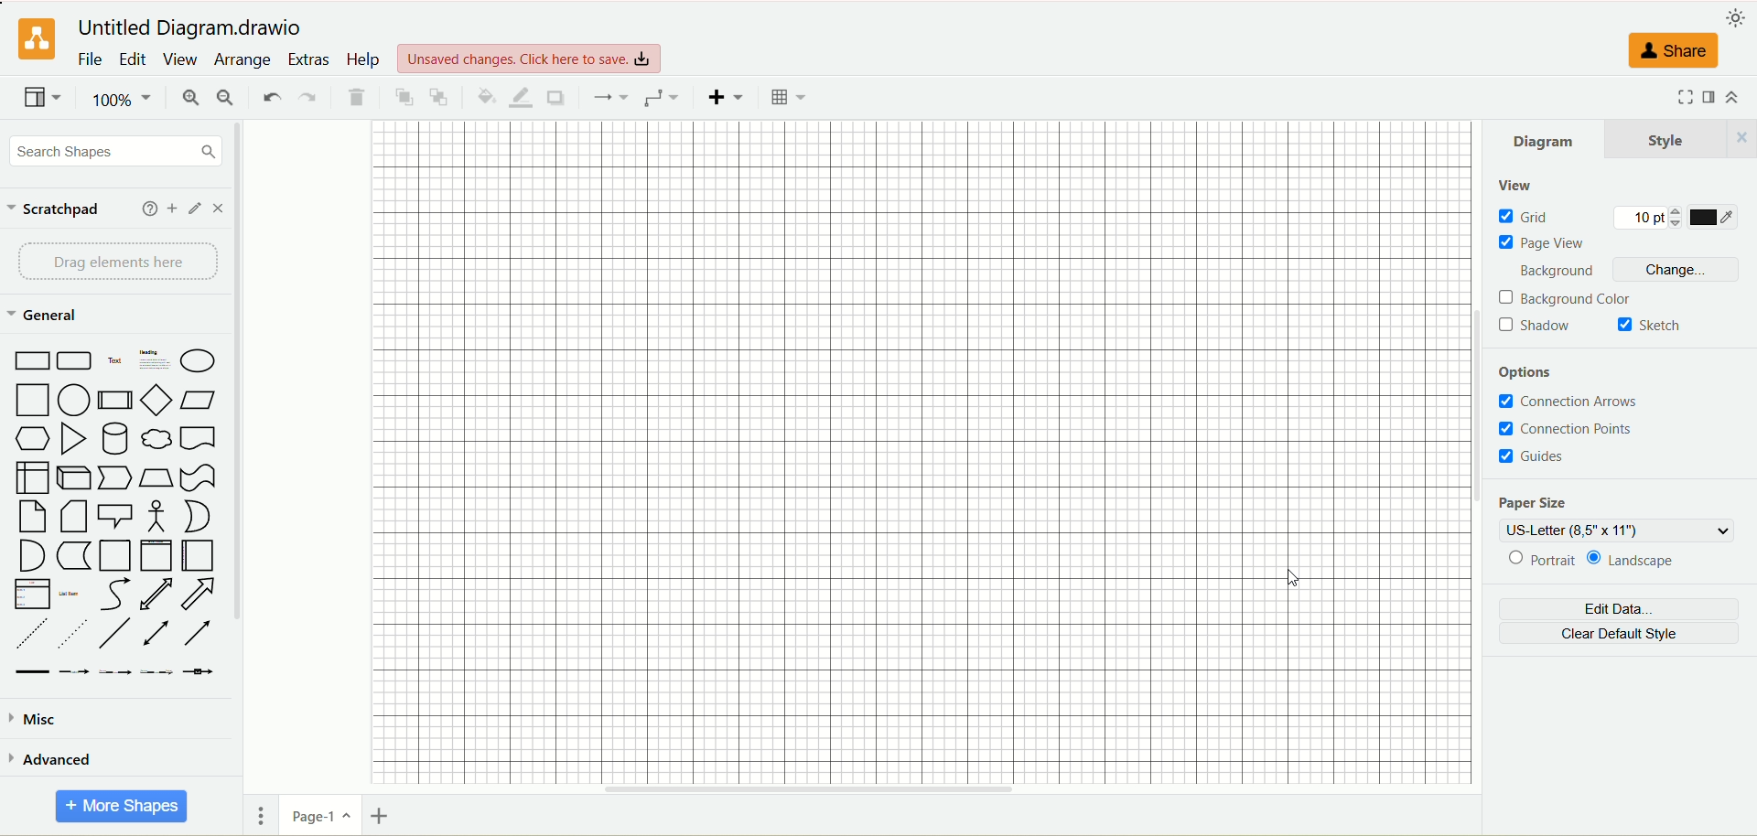  What do you see at coordinates (189, 27) in the screenshot?
I see `title - Untitled Diagram.drawio` at bounding box center [189, 27].